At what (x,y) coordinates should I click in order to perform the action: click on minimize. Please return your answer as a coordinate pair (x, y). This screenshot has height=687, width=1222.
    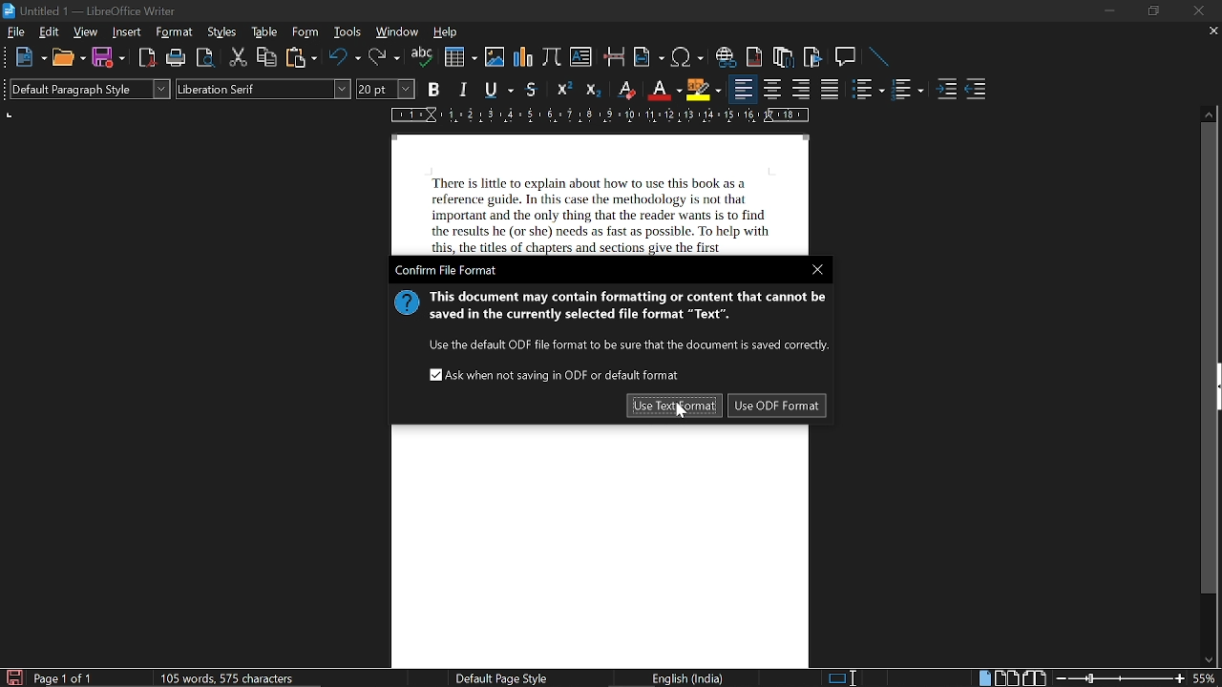
    Looking at the image, I should click on (1107, 11).